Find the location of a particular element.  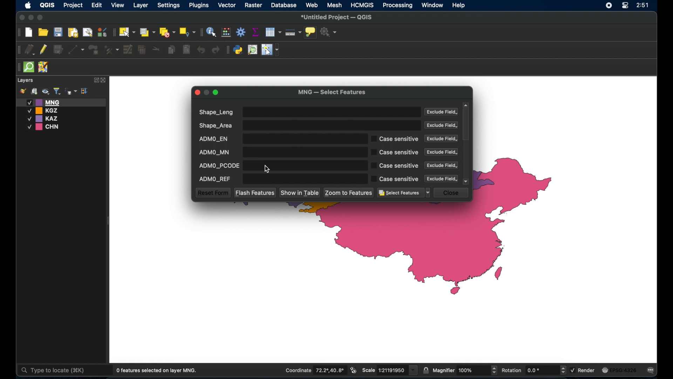

open layout manager is located at coordinates (87, 32).